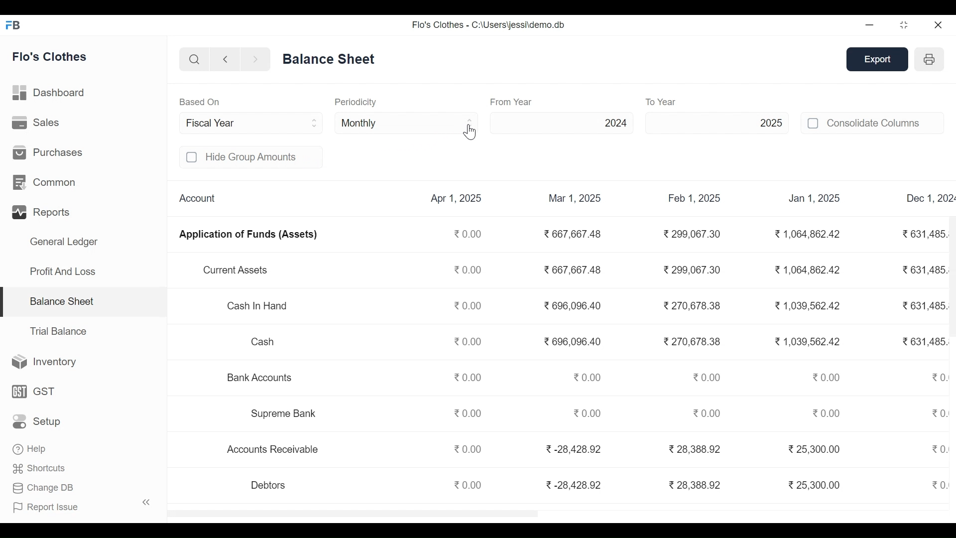 This screenshot has width=956, height=538. Describe the element at coordinates (29, 447) in the screenshot. I see `help` at that location.